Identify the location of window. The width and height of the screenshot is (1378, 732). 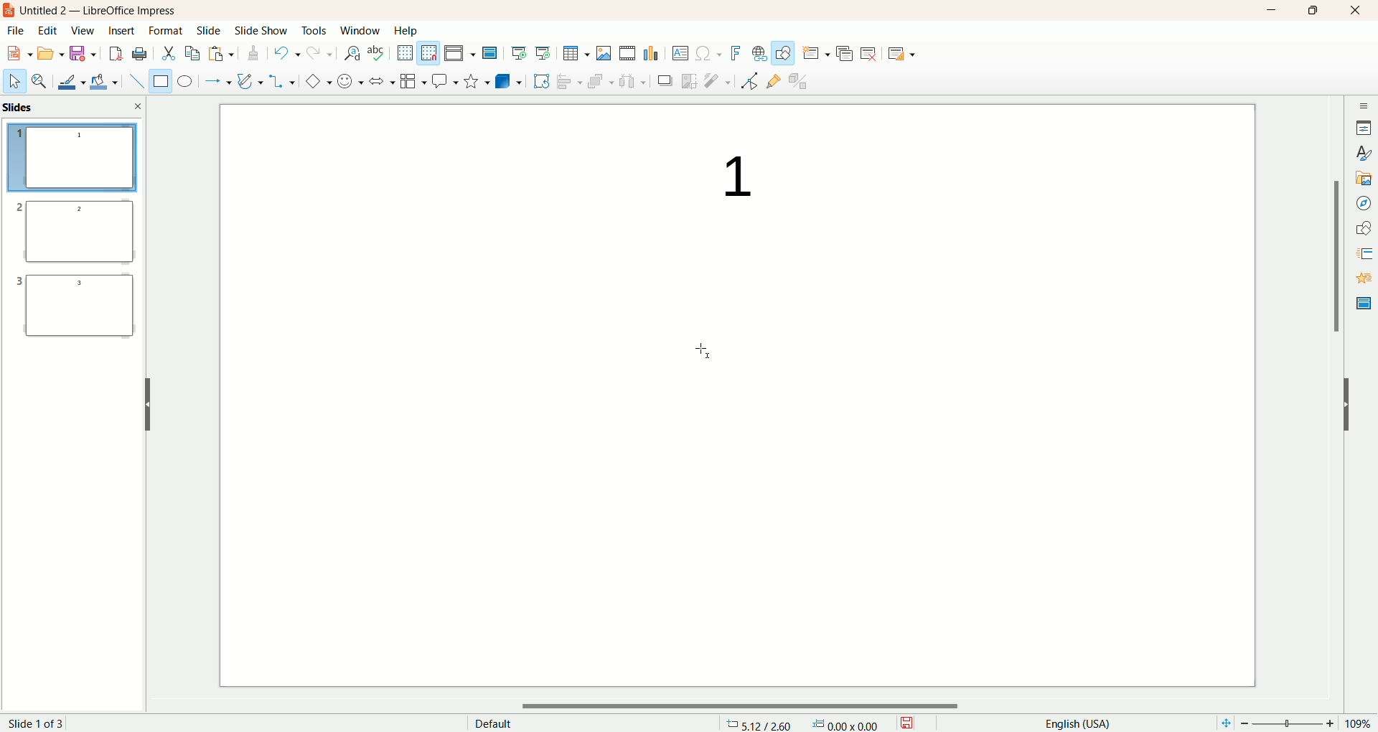
(360, 30).